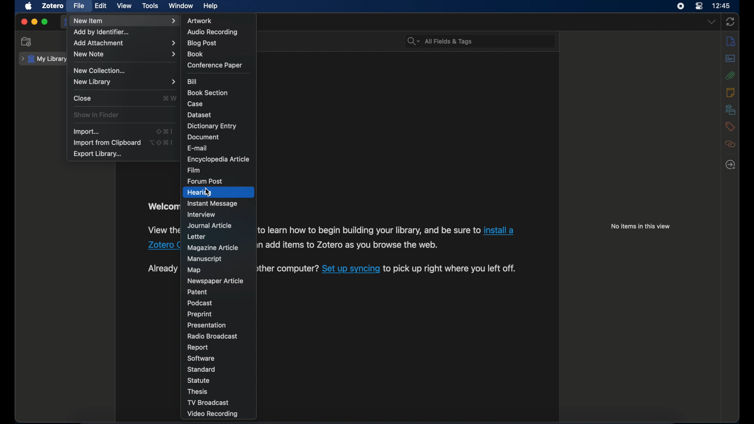  Describe the element at coordinates (196, 392) in the screenshot. I see `thesis` at that location.